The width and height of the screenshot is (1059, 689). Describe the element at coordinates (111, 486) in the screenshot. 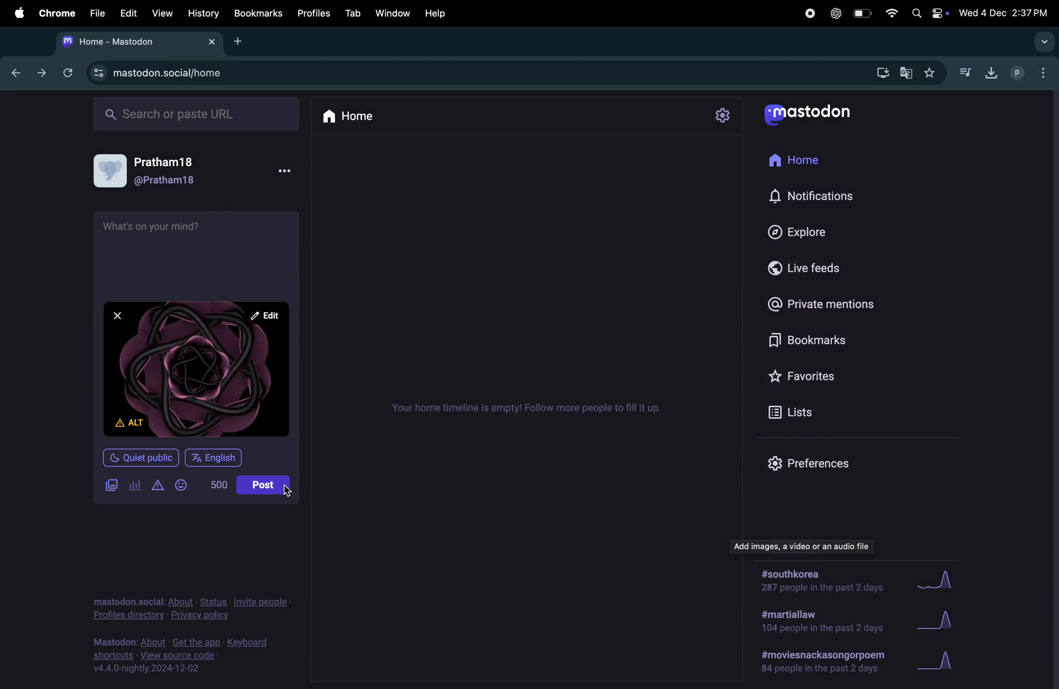

I see `image` at that location.